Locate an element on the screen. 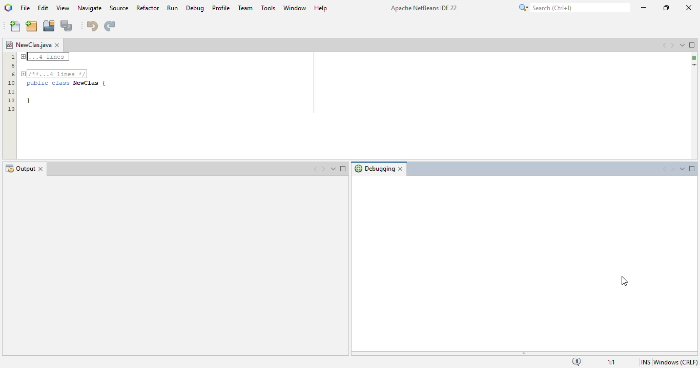 The image size is (700, 368). source is located at coordinates (119, 8).